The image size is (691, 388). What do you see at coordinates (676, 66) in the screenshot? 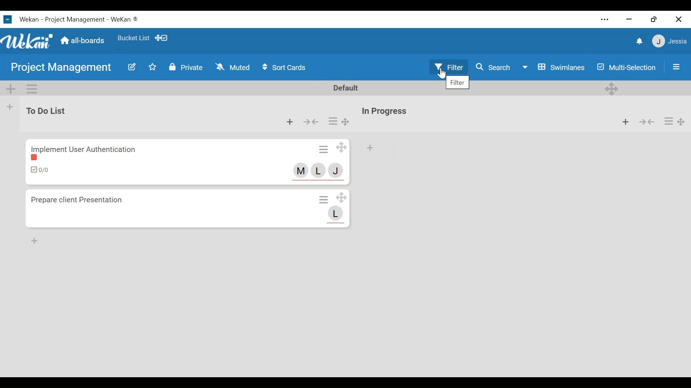
I see `Open/Close Sidepane` at bounding box center [676, 66].